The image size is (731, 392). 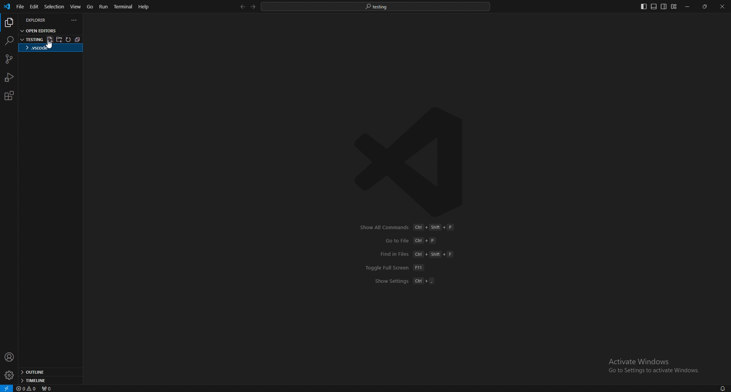 I want to click on explorer, so click(x=9, y=23).